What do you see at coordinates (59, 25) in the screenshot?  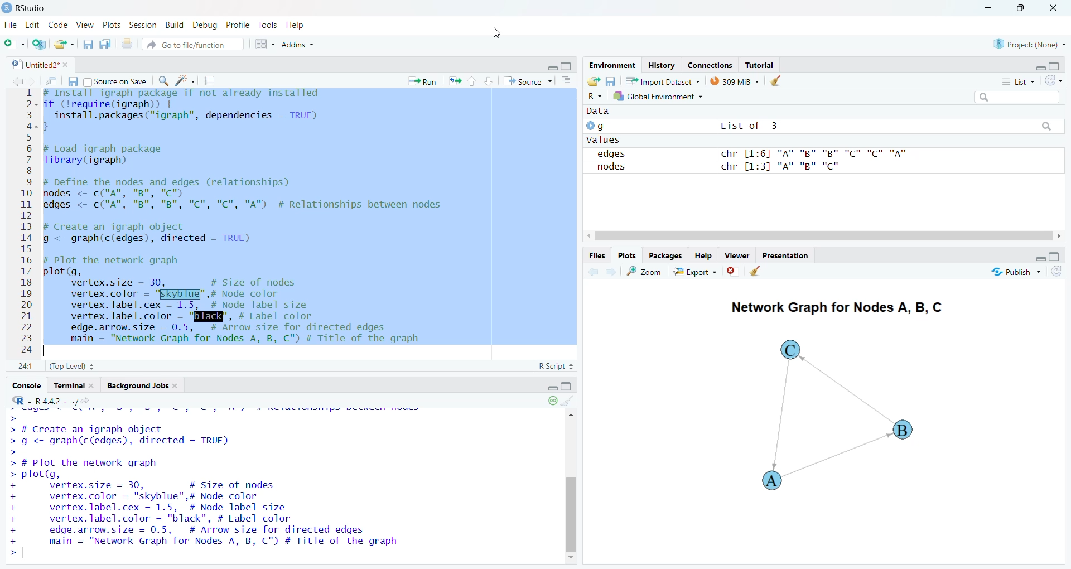 I see `Code` at bounding box center [59, 25].